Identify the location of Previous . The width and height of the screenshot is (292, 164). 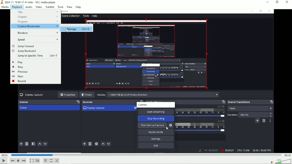
(20, 72).